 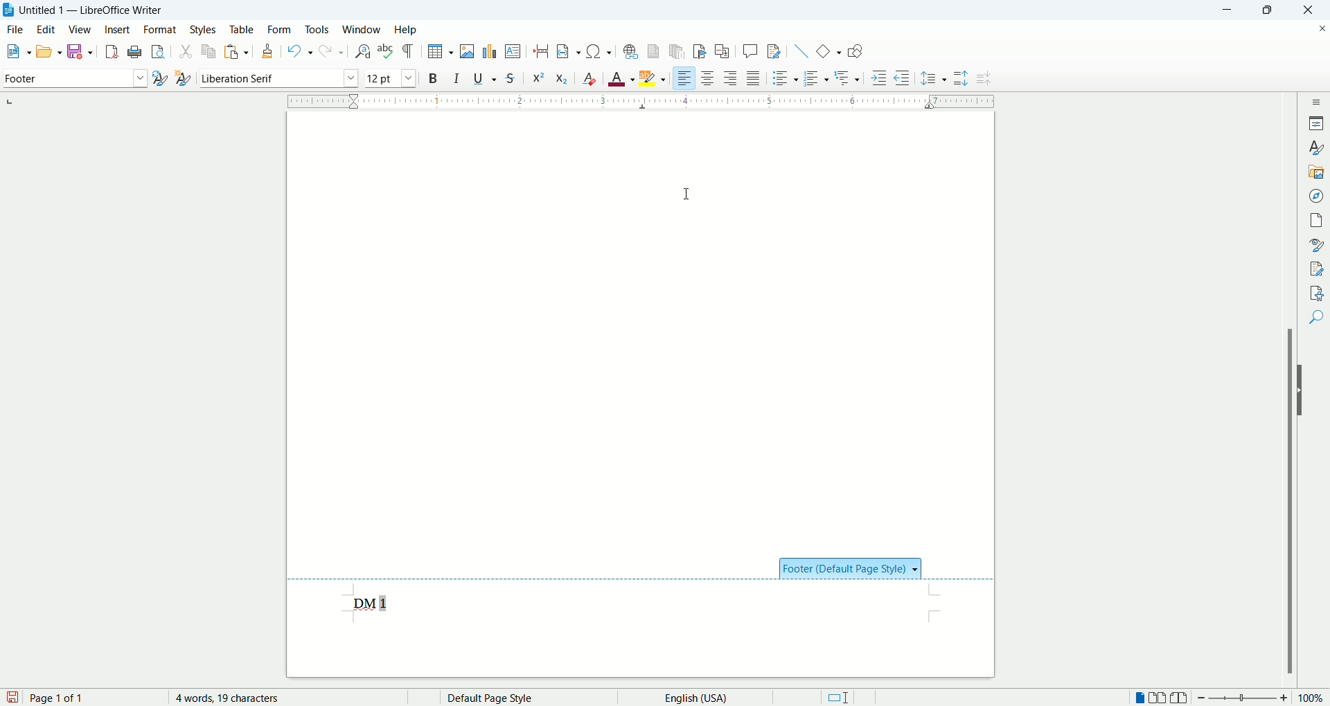 I want to click on edit, so click(x=48, y=29).